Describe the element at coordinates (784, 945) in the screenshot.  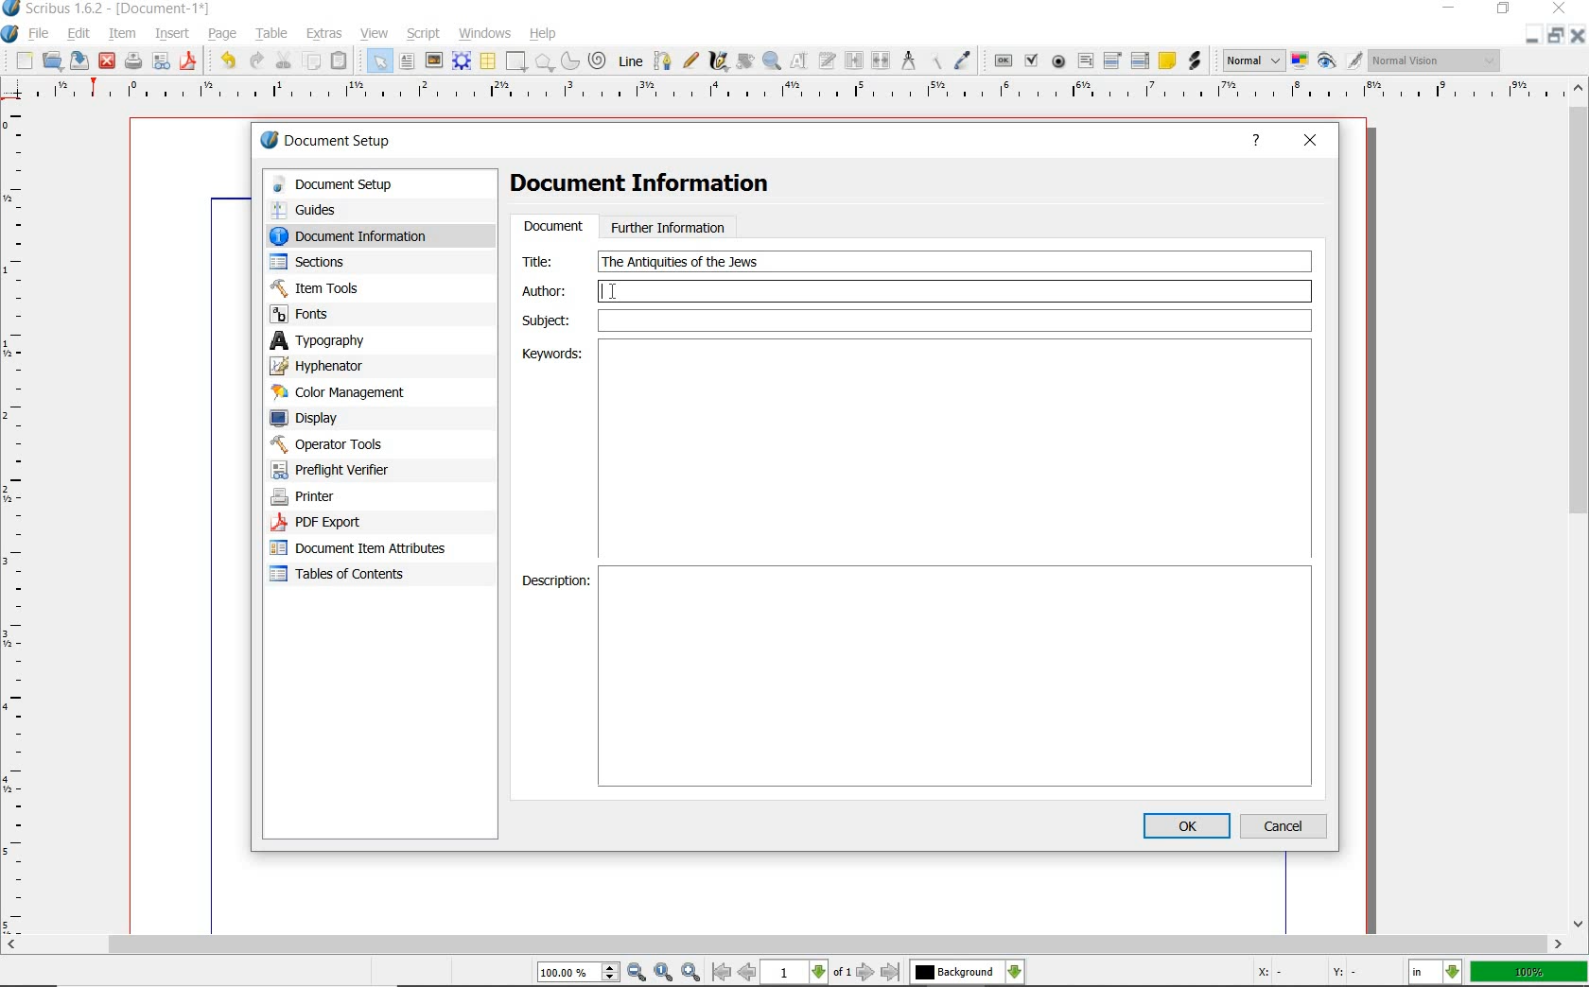
I see `scrollbar` at that location.